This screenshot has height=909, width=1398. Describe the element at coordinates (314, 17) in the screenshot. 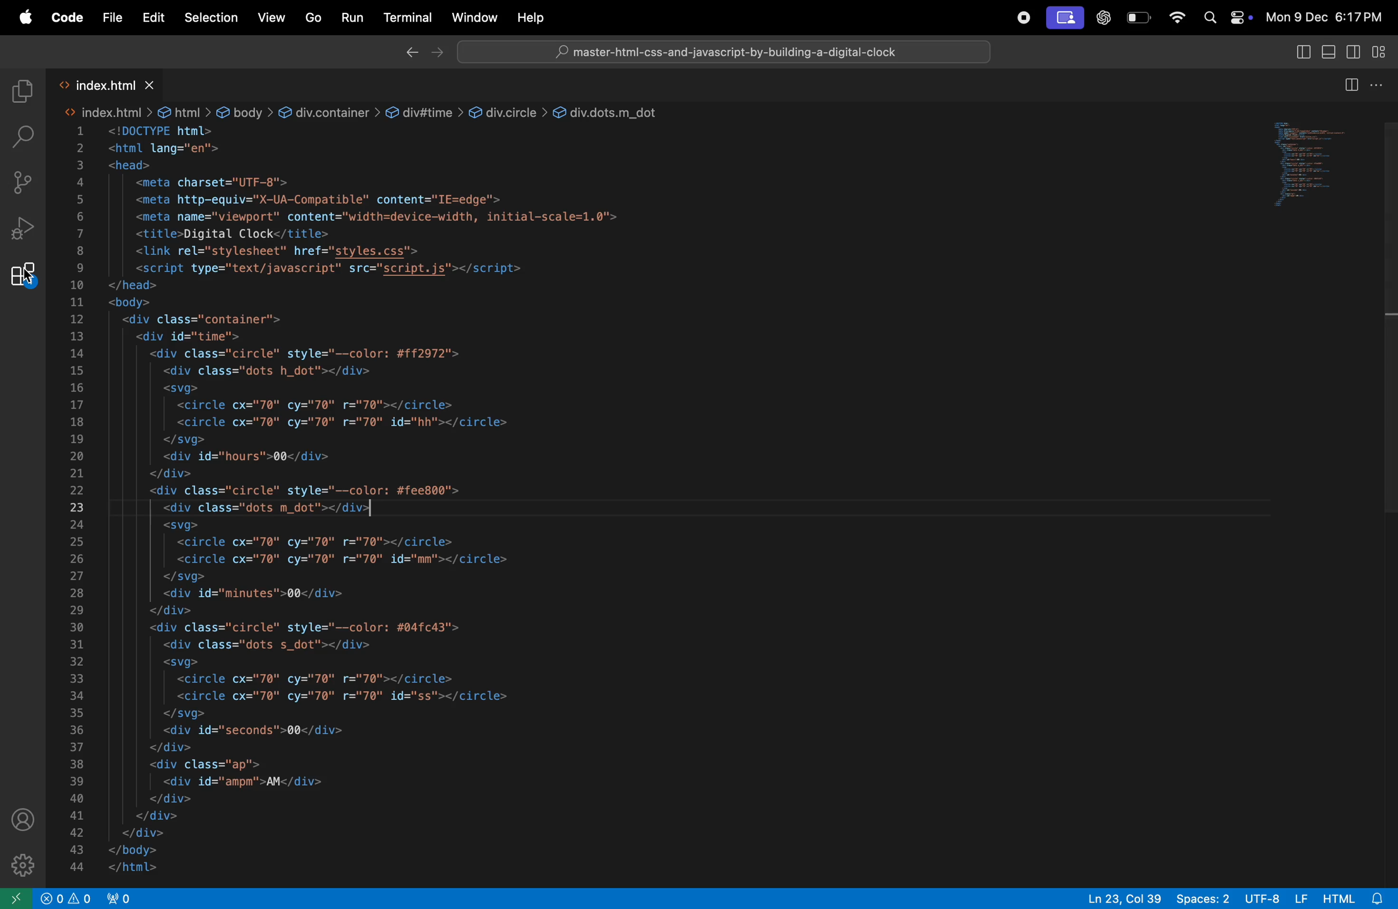

I see `Go` at that location.